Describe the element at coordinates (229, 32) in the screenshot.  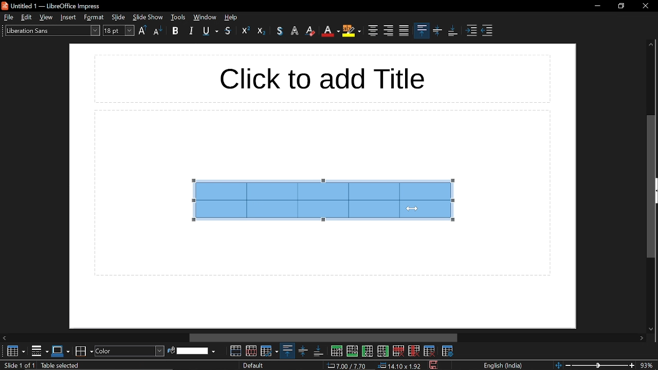
I see `strikethrough` at that location.